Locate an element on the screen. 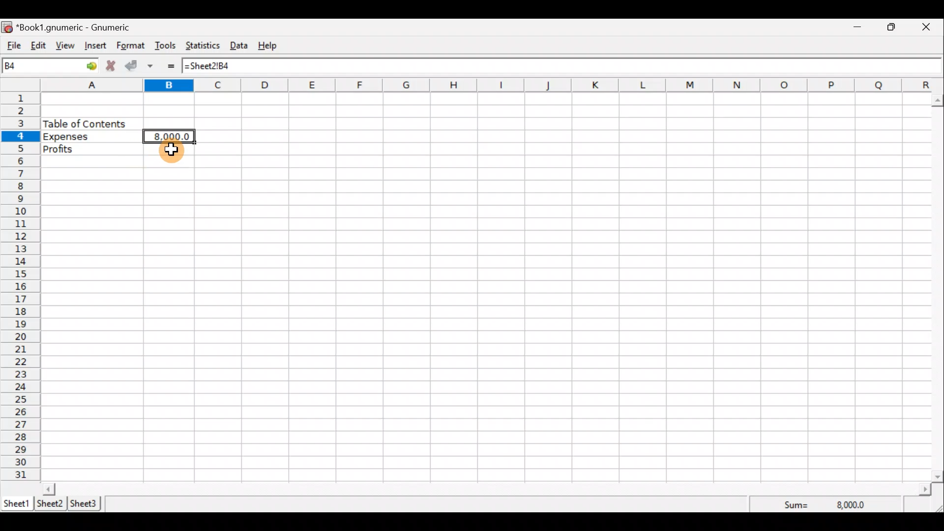 Image resolution: width=944 pixels, height=531 pixels. File is located at coordinates (12, 46).